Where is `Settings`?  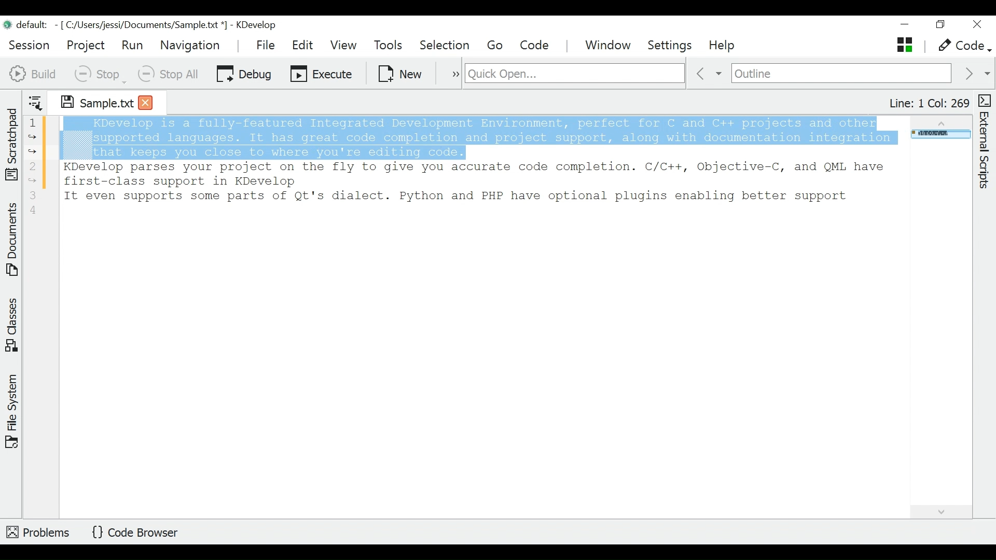
Settings is located at coordinates (673, 46).